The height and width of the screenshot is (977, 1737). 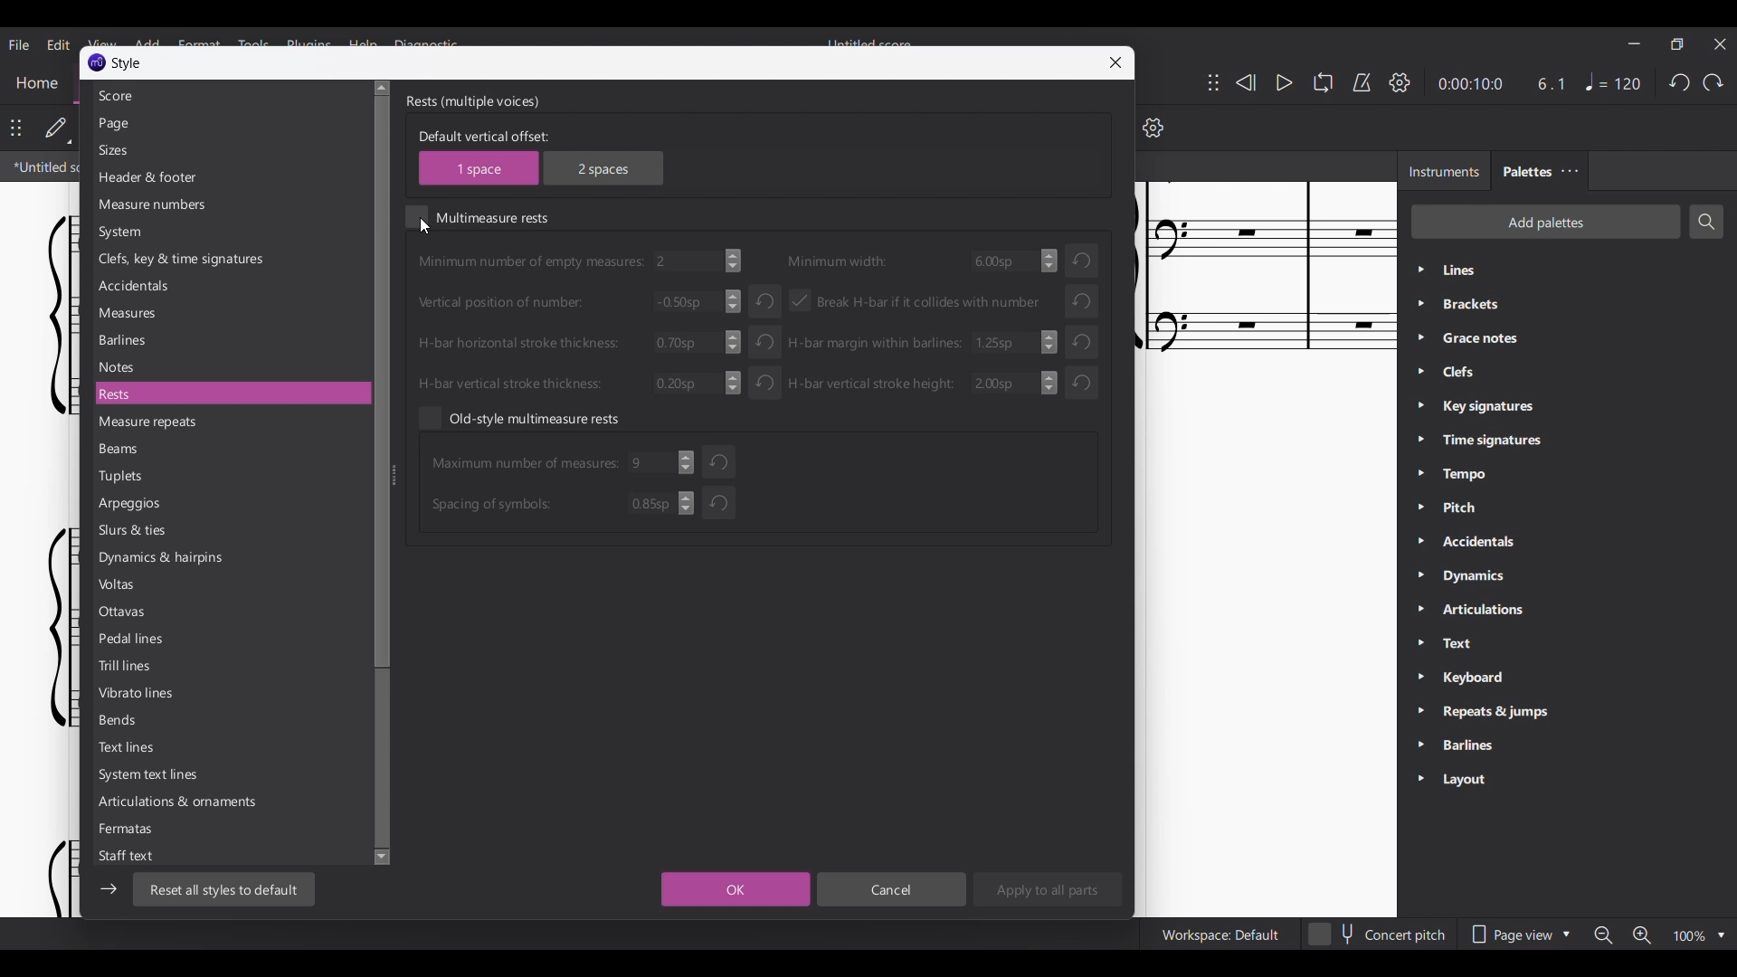 I want to click on Redo, so click(x=1713, y=83).